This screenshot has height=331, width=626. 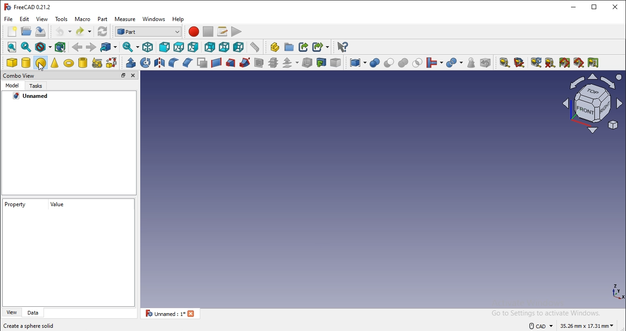 I want to click on unnamed, so click(x=170, y=314).